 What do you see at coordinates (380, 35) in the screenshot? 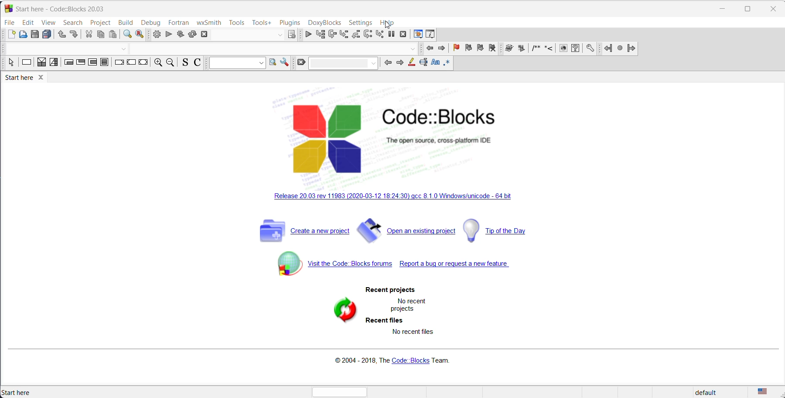
I see `step into instruction` at bounding box center [380, 35].